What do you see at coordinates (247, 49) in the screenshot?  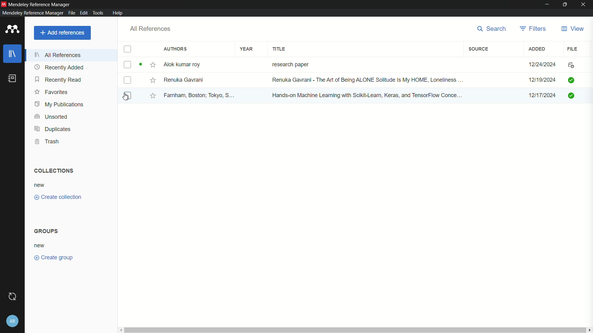 I see `year` at bounding box center [247, 49].